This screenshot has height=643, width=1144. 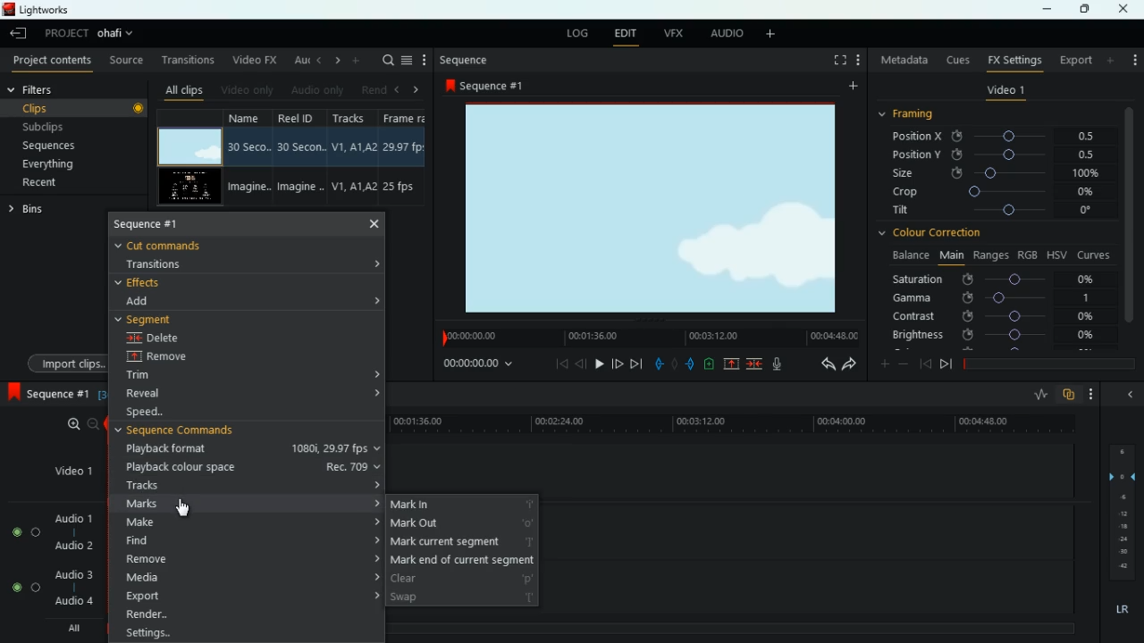 What do you see at coordinates (849, 364) in the screenshot?
I see `forward` at bounding box center [849, 364].